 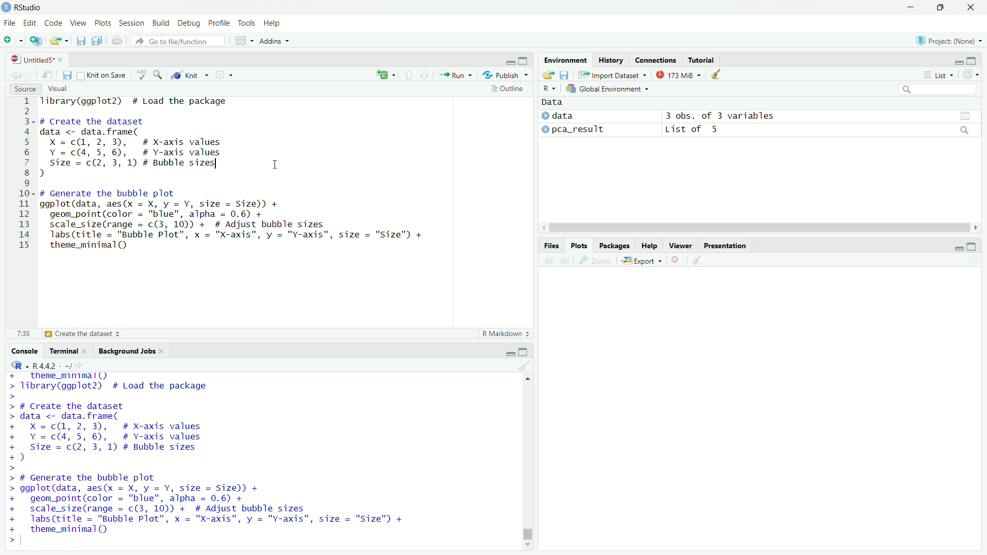 What do you see at coordinates (677, 260) in the screenshot?
I see `remove current plot` at bounding box center [677, 260].